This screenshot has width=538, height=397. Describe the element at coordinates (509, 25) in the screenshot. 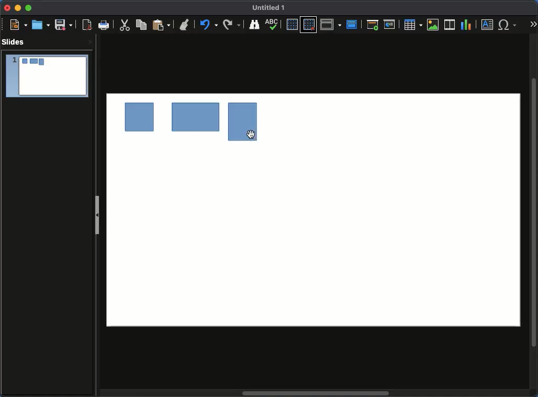

I see `Characters` at that location.